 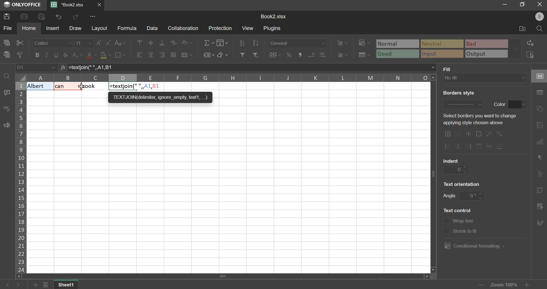 I want to click on named ranges, so click(x=208, y=55).